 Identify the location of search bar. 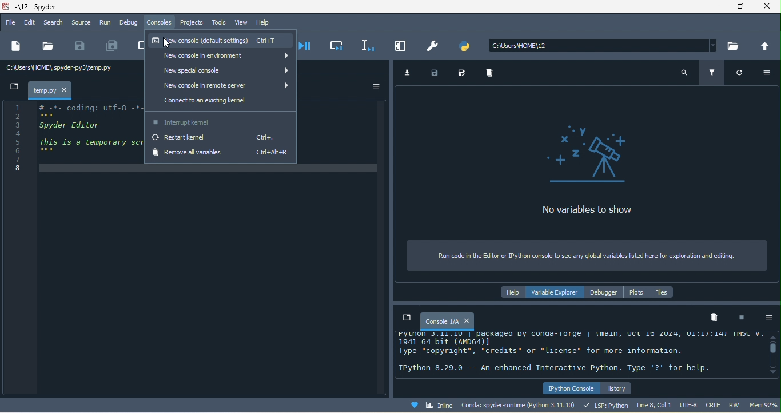
(604, 45).